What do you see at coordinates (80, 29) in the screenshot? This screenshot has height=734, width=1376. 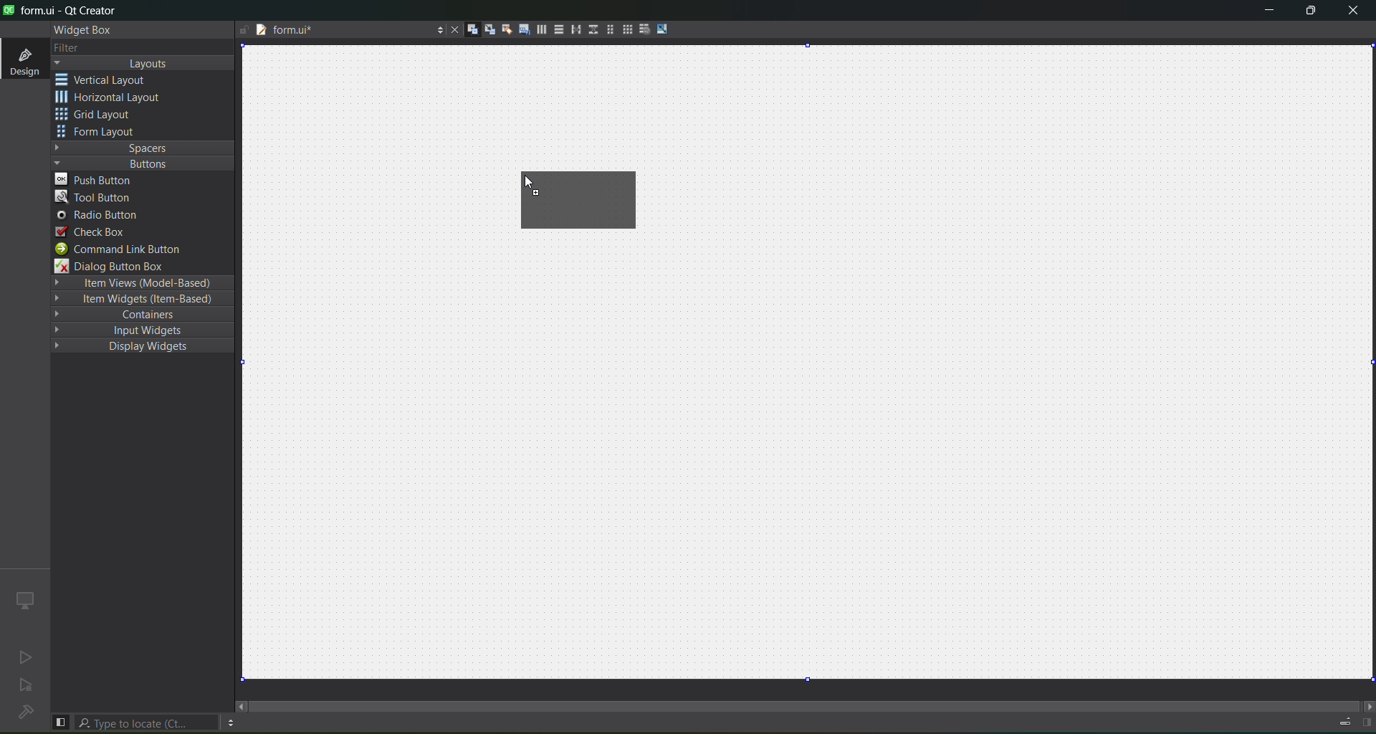 I see `widget box` at bounding box center [80, 29].